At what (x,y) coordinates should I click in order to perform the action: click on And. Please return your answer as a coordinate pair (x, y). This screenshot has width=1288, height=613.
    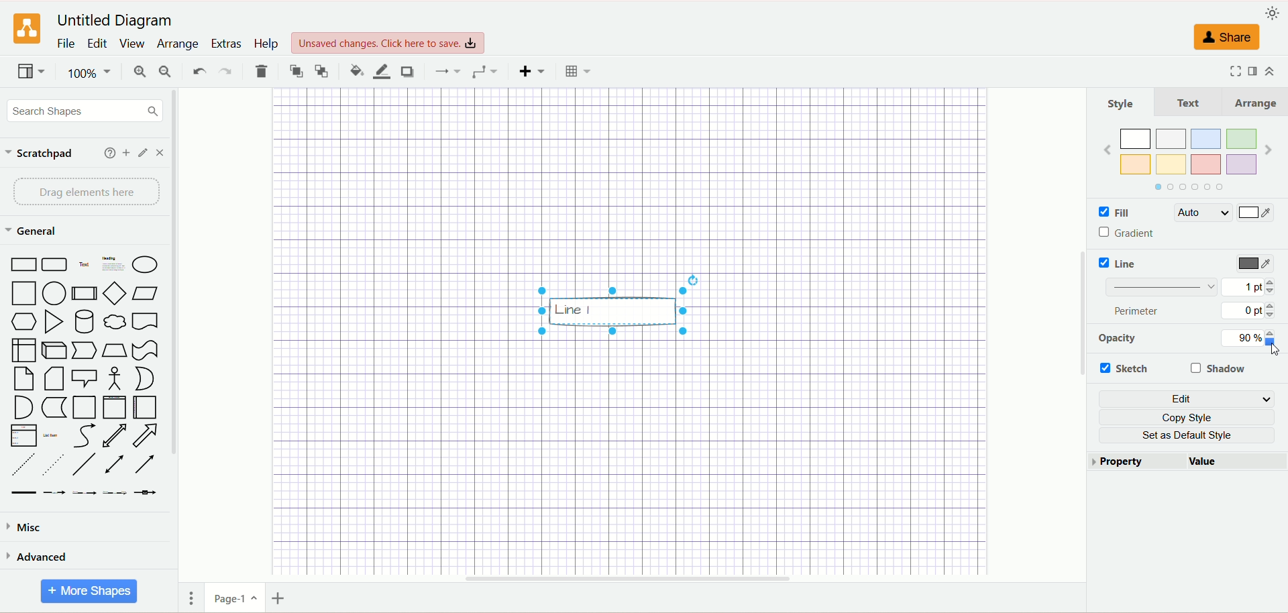
    Looking at the image, I should click on (23, 408).